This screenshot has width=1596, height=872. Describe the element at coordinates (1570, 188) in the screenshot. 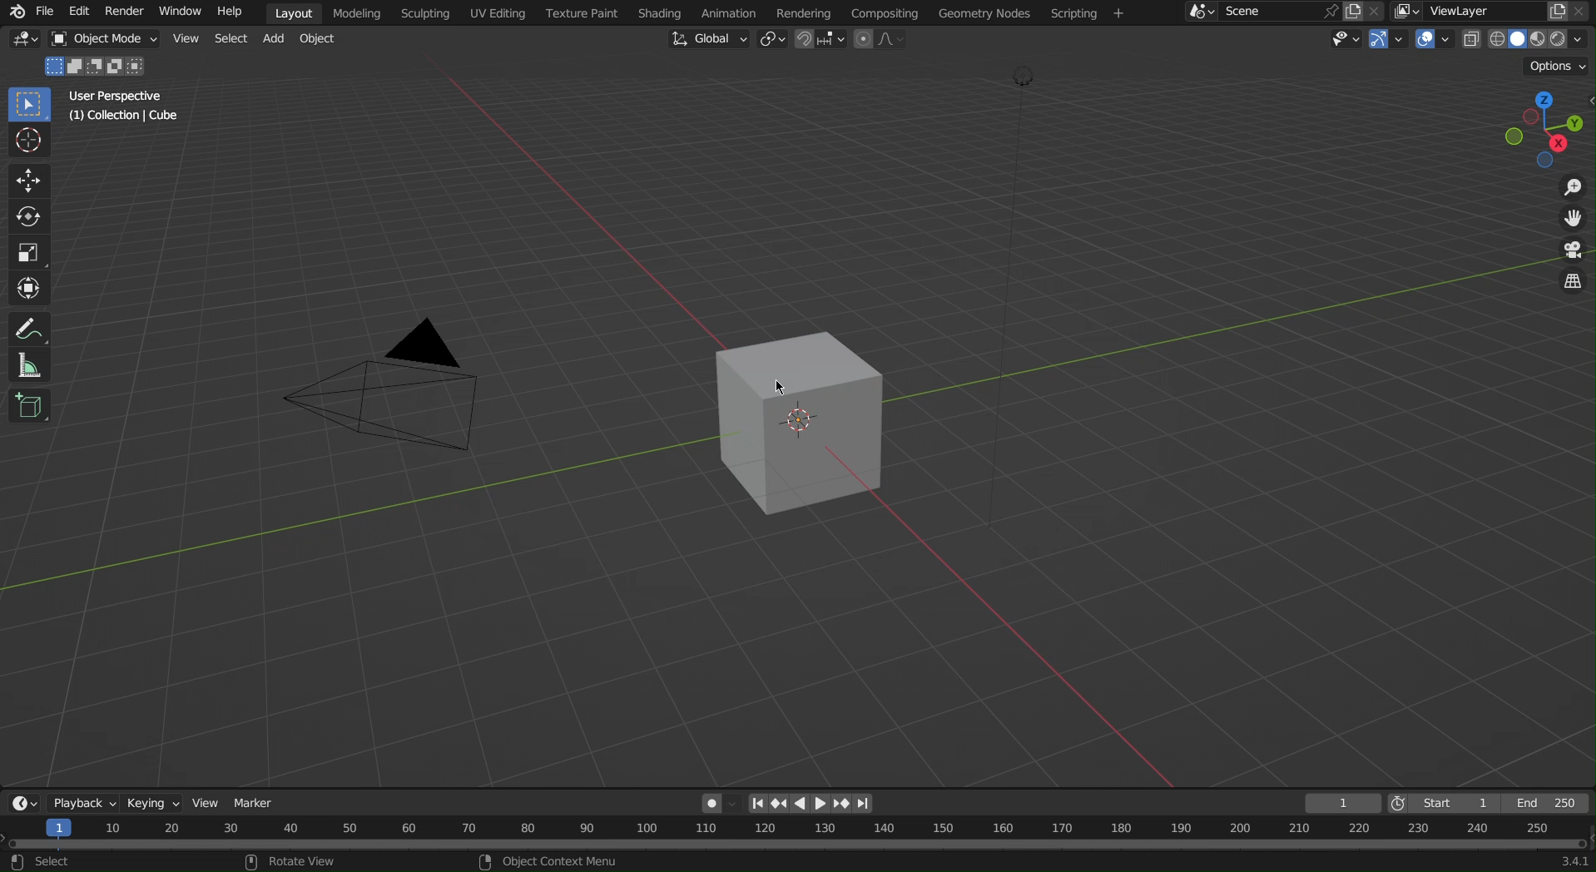

I see `Zoom` at that location.